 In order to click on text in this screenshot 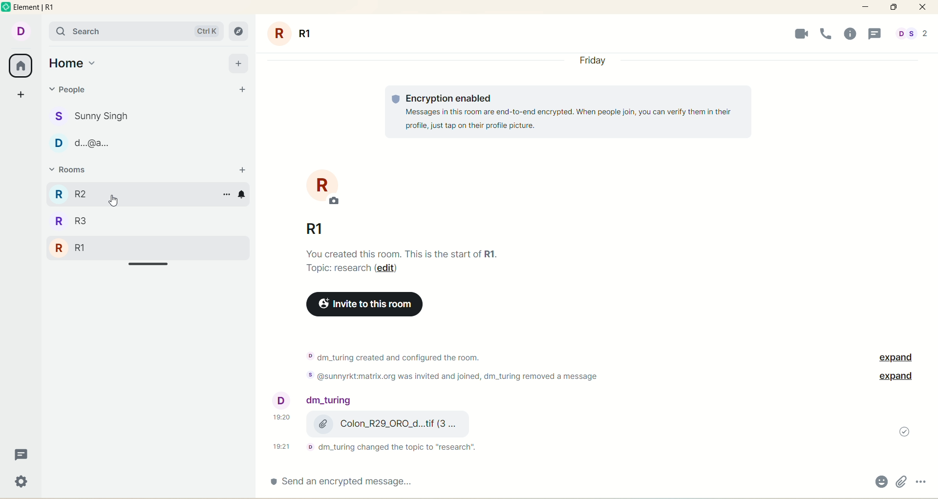, I will do `click(467, 365)`.